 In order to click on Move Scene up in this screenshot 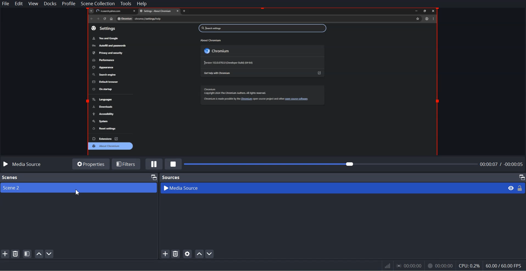, I will do `click(38, 254)`.